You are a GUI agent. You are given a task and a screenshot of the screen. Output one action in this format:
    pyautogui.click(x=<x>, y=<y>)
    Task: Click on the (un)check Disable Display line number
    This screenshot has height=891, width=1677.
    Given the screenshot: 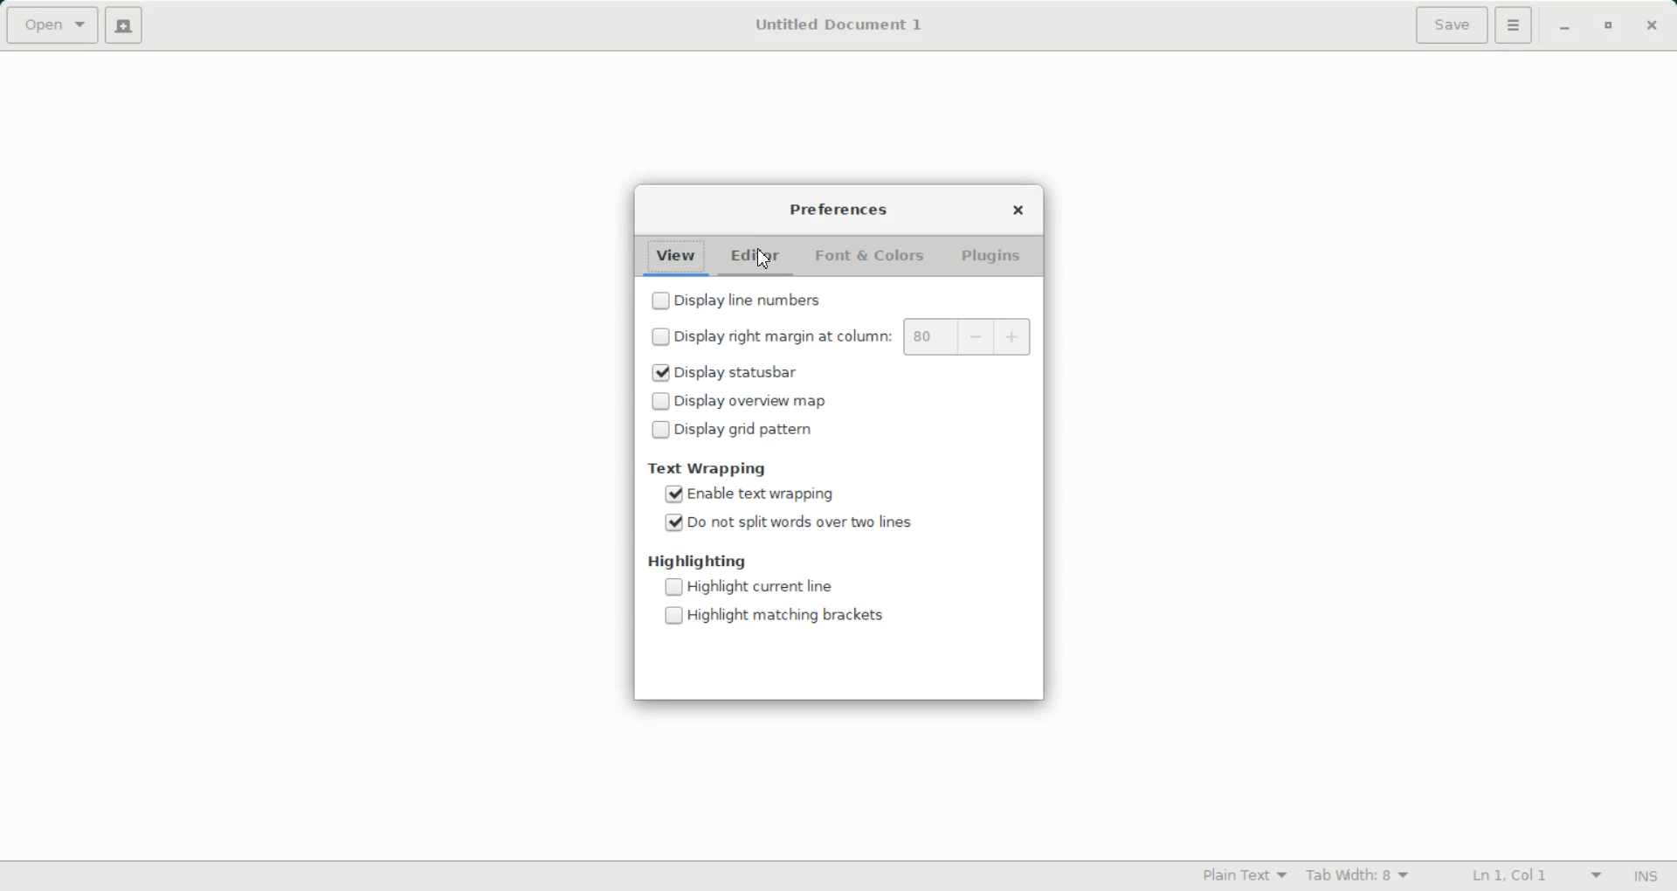 What is the action you would take?
    pyautogui.click(x=825, y=298)
    